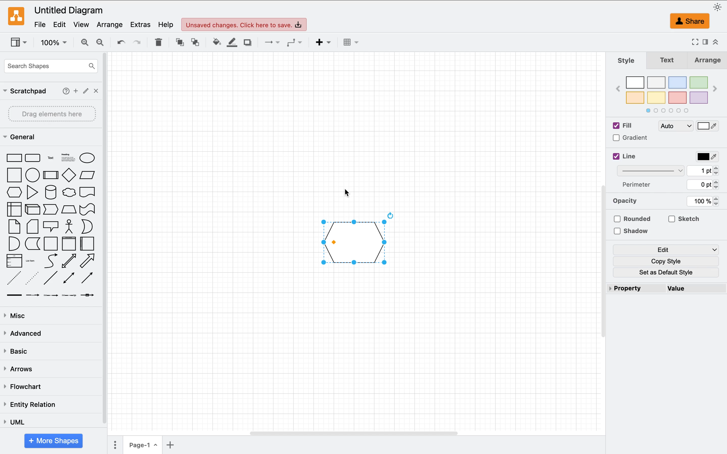 The width and height of the screenshot is (727, 454). What do you see at coordinates (322, 44) in the screenshot?
I see `insert` at bounding box center [322, 44].